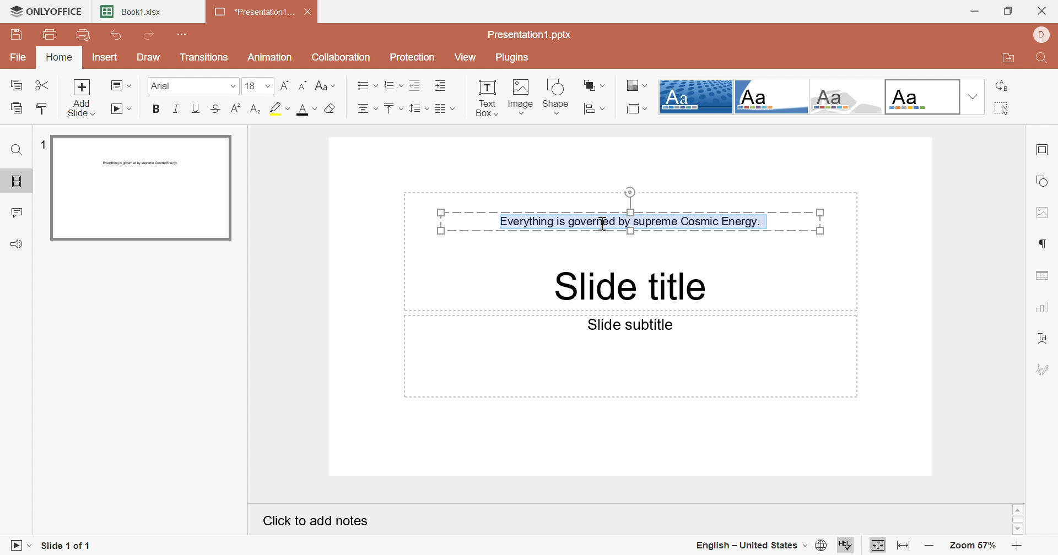 This screenshot has height=555, width=1058. Describe the element at coordinates (929, 545) in the screenshot. I see `Zoom out` at that location.